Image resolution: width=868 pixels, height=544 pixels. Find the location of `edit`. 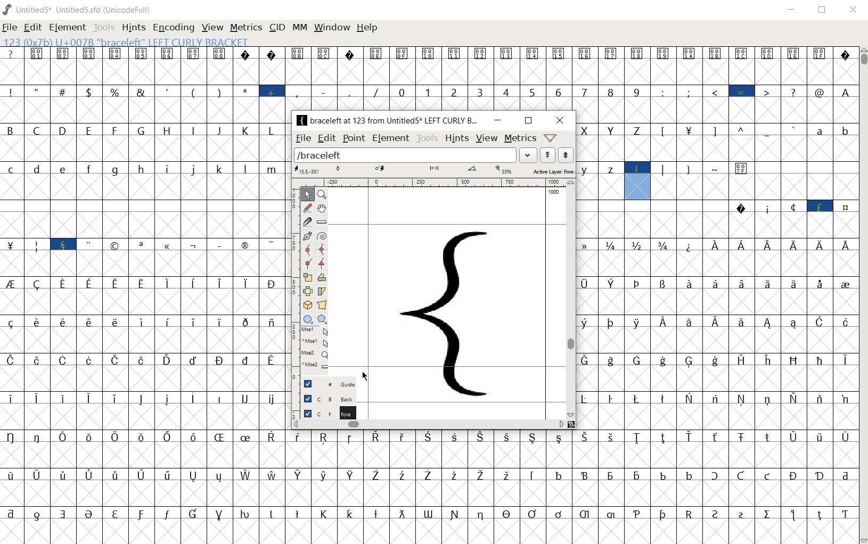

edit is located at coordinates (32, 29).